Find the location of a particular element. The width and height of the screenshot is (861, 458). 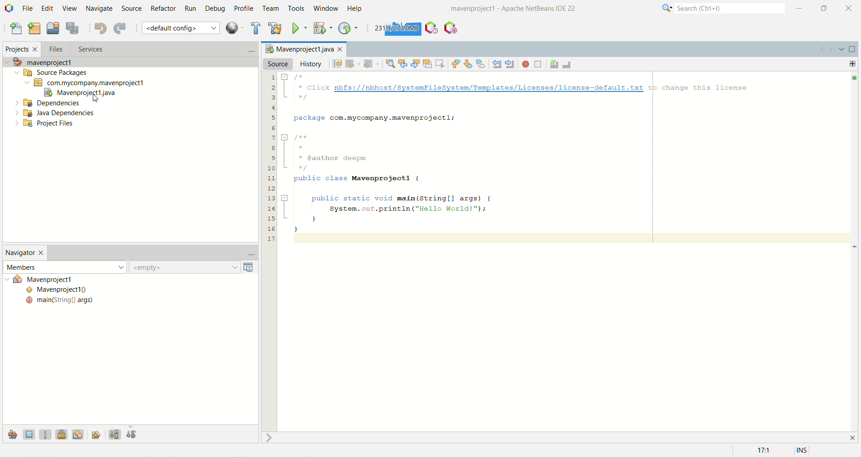

context menu is located at coordinates (235, 28).